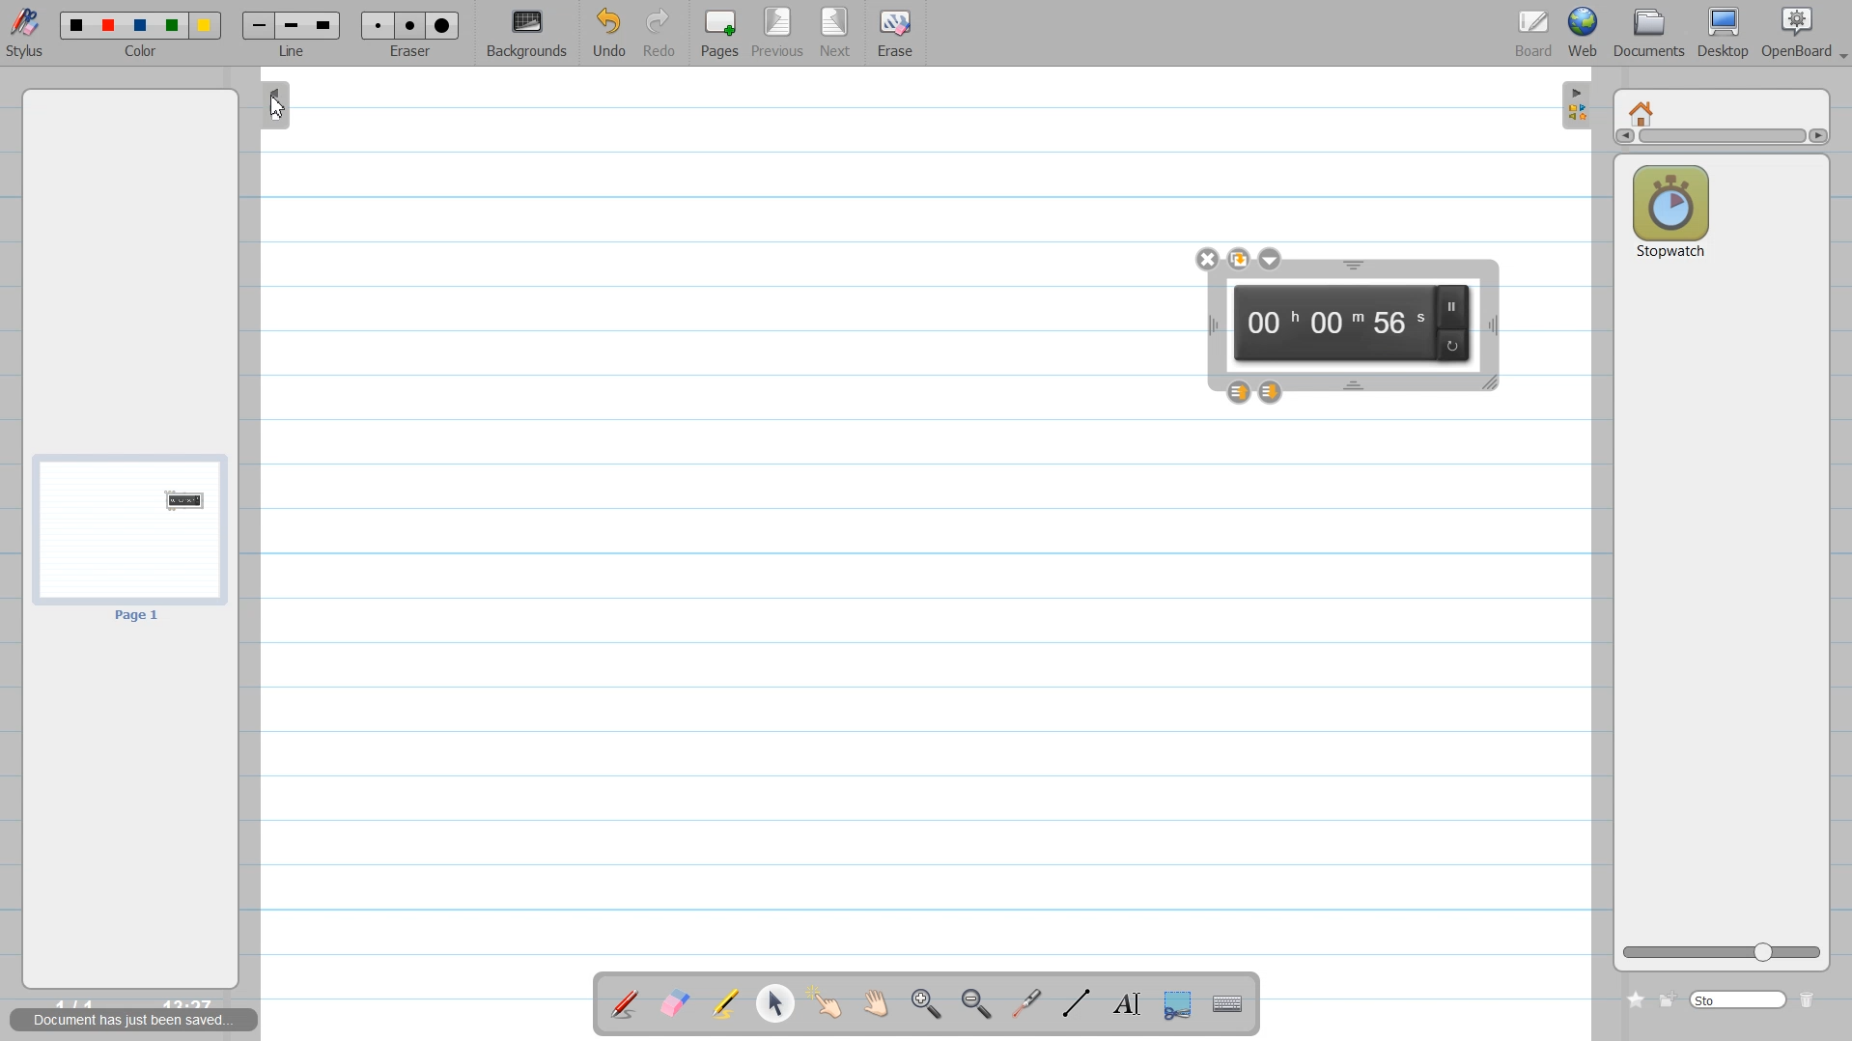 The width and height of the screenshot is (1852, 1041). I want to click on Layer up, so click(1238, 392).